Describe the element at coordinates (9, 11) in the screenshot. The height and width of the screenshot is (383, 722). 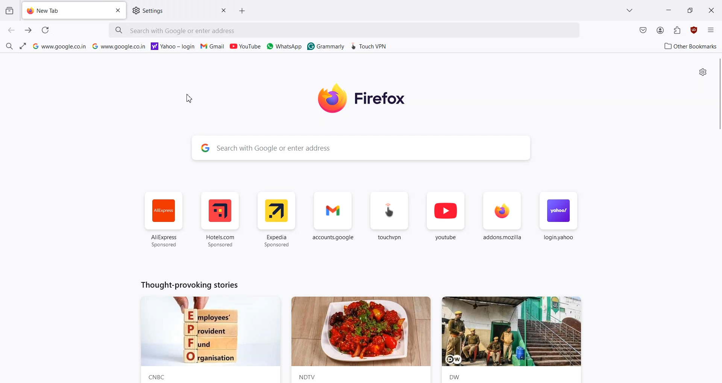
I see `View Recent browsing` at that location.